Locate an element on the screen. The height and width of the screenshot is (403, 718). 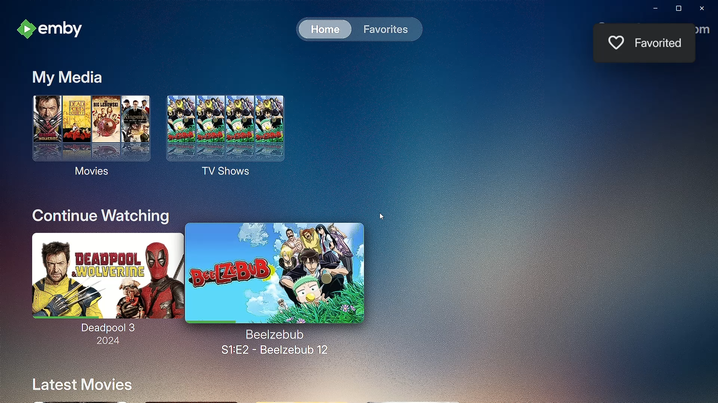
My Media is located at coordinates (67, 79).